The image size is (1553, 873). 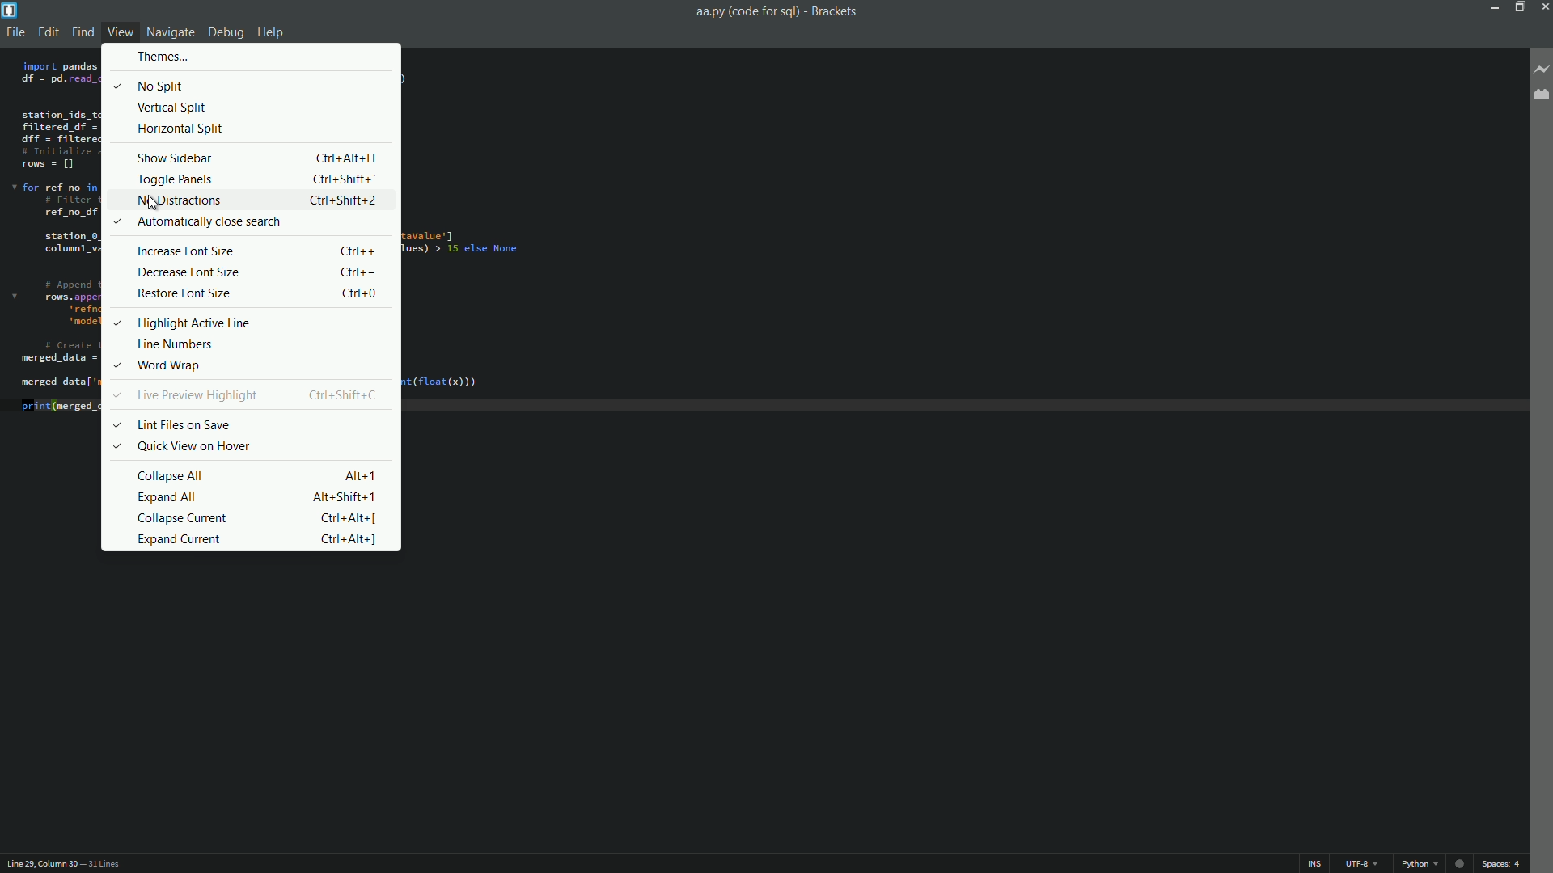 What do you see at coordinates (256, 85) in the screenshot?
I see `no split ` at bounding box center [256, 85].